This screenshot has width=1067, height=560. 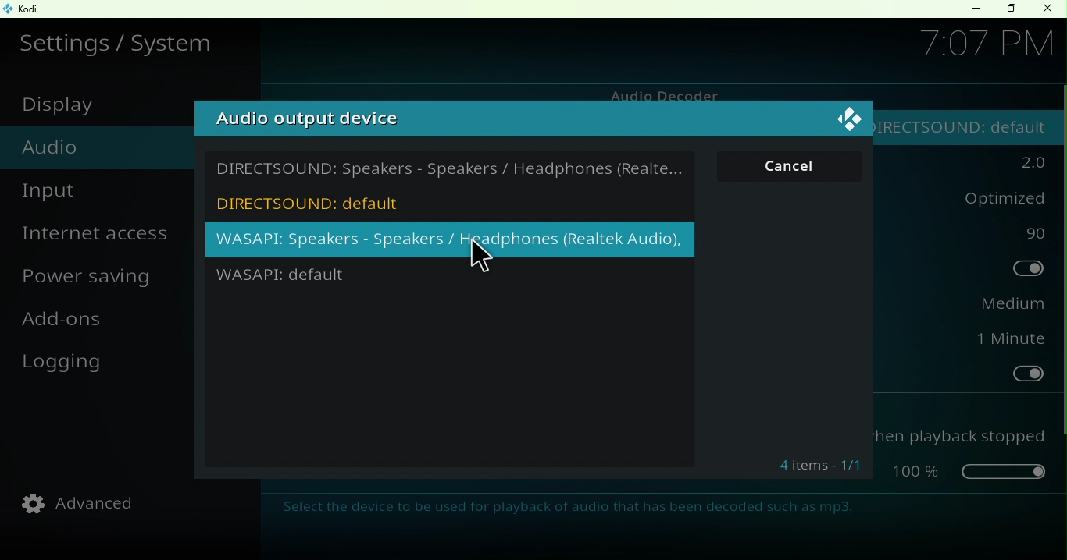 I want to click on Logging, so click(x=66, y=370).